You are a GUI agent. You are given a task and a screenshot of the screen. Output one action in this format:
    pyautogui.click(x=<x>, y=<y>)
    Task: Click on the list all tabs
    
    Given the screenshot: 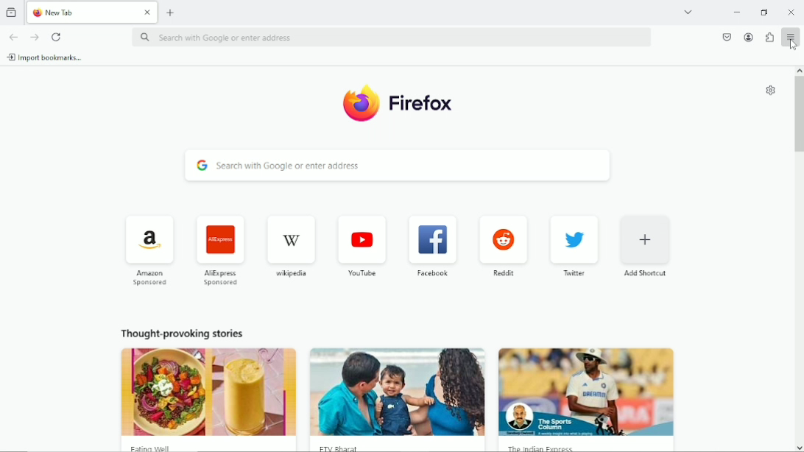 What is the action you would take?
    pyautogui.click(x=688, y=10)
    